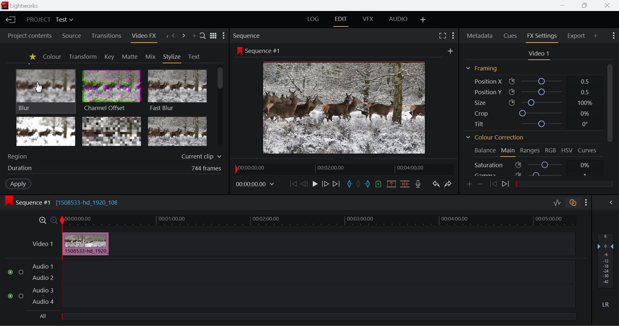 The height and width of the screenshot is (326, 619). Describe the element at coordinates (607, 5) in the screenshot. I see `Close` at that location.